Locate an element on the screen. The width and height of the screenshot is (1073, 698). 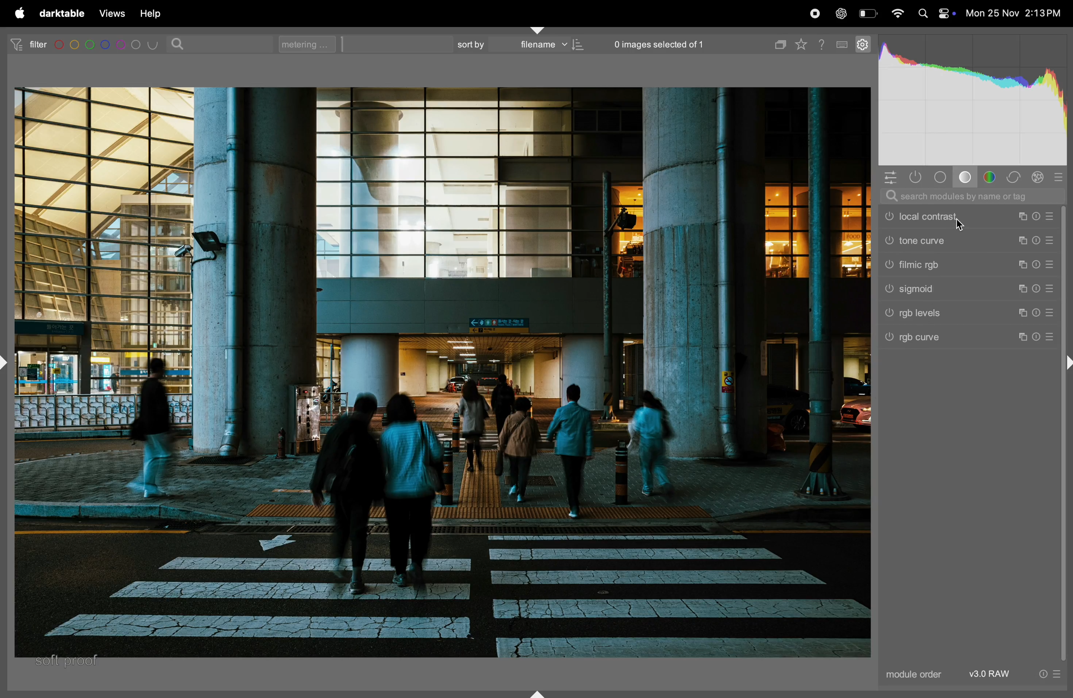
keyboard shortcuts is located at coordinates (843, 45).